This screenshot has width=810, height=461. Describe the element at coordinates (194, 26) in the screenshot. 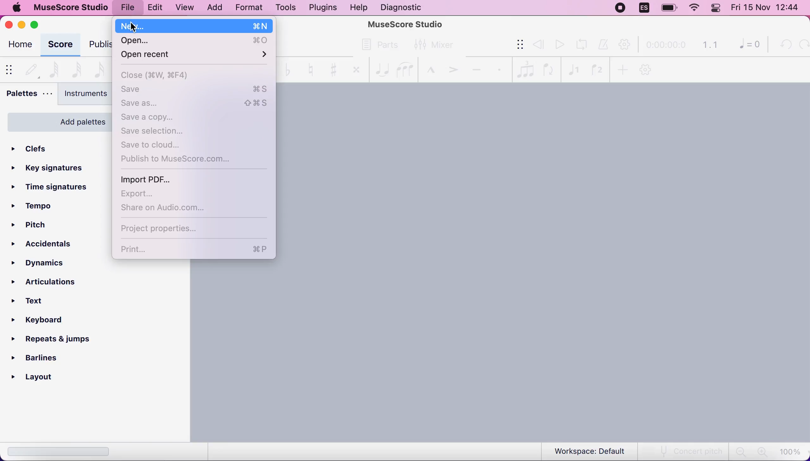

I see `new` at that location.